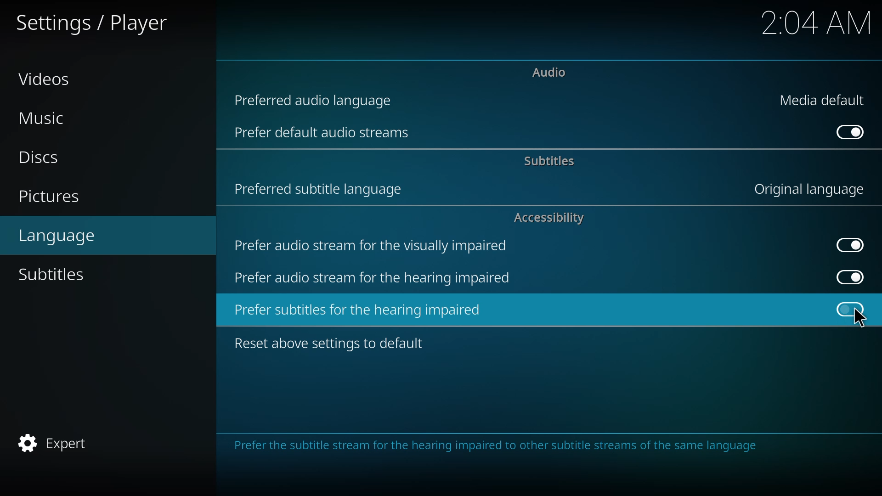 The image size is (882, 496). What do you see at coordinates (53, 274) in the screenshot?
I see `subtitles` at bounding box center [53, 274].